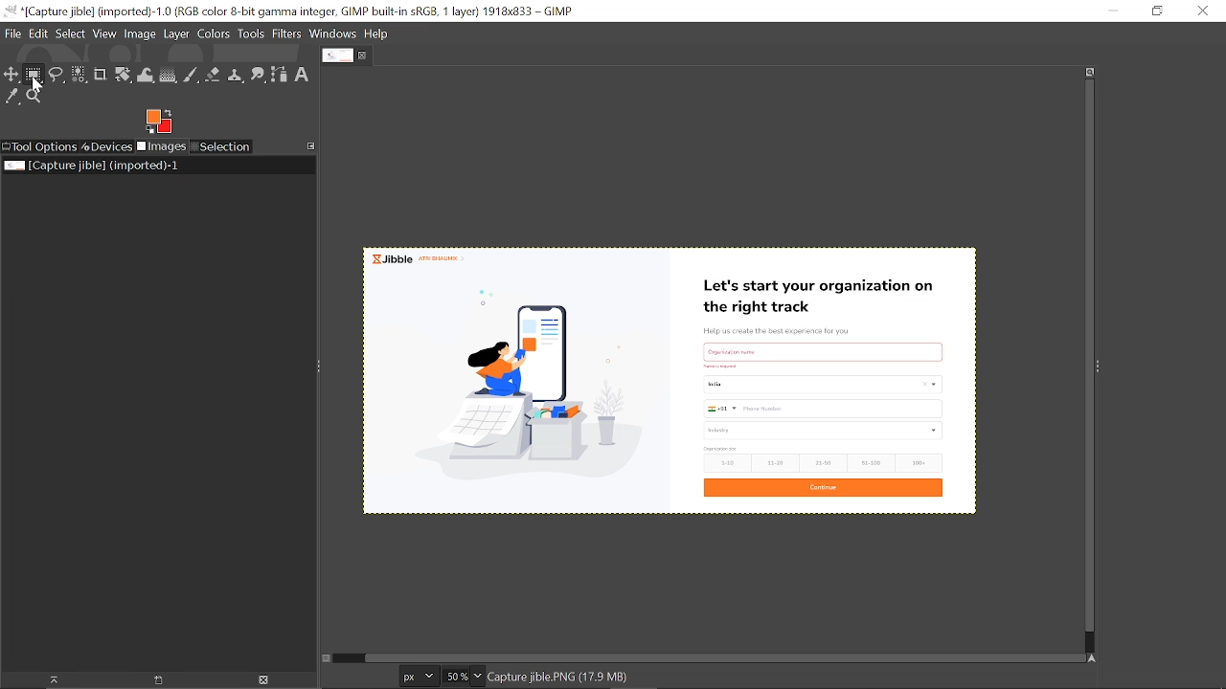  I want to click on Wrap text tool, so click(147, 76).